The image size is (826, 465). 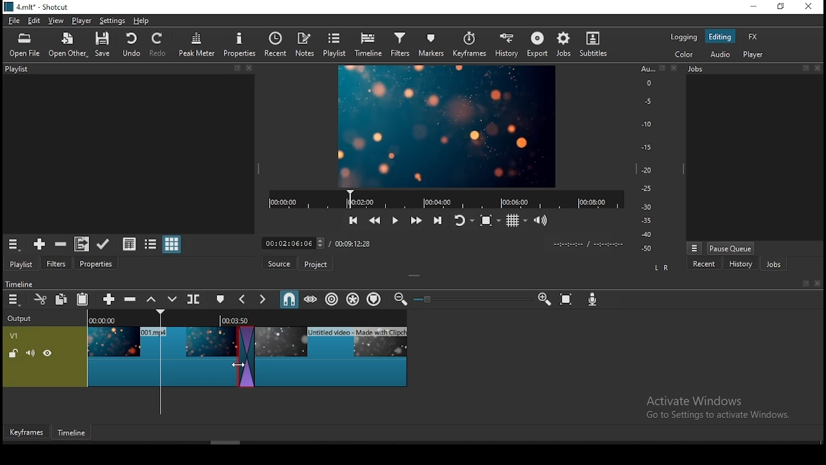 What do you see at coordinates (374, 219) in the screenshot?
I see `play quickly backwards` at bounding box center [374, 219].